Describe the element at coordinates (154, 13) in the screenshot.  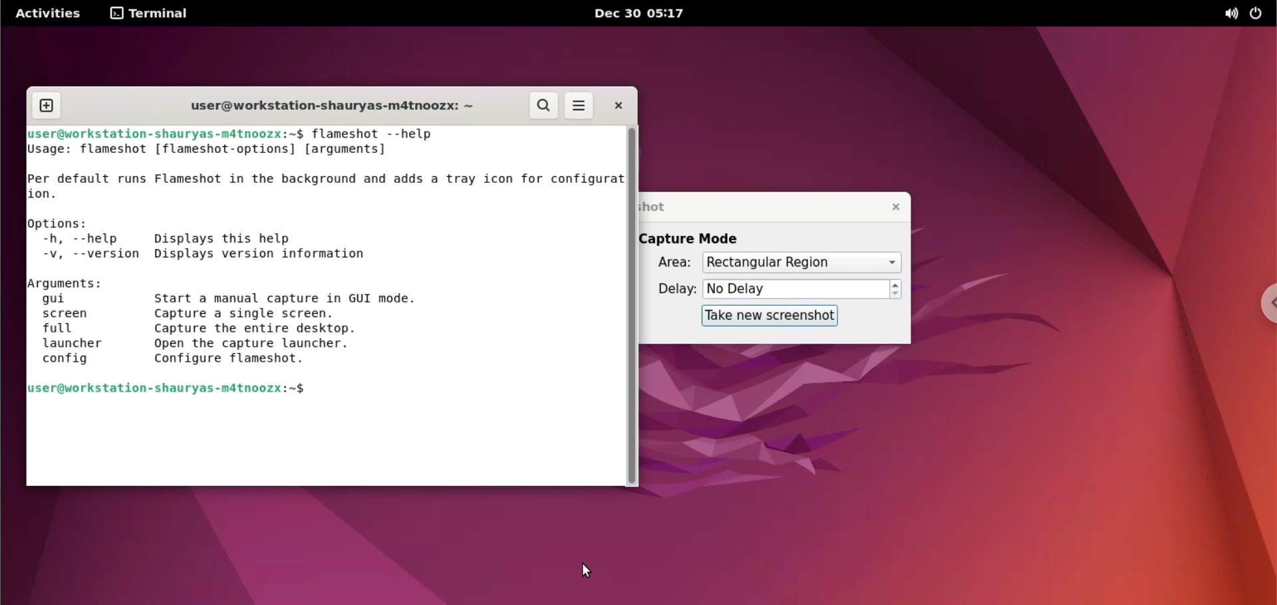
I see `Terminal menu` at that location.